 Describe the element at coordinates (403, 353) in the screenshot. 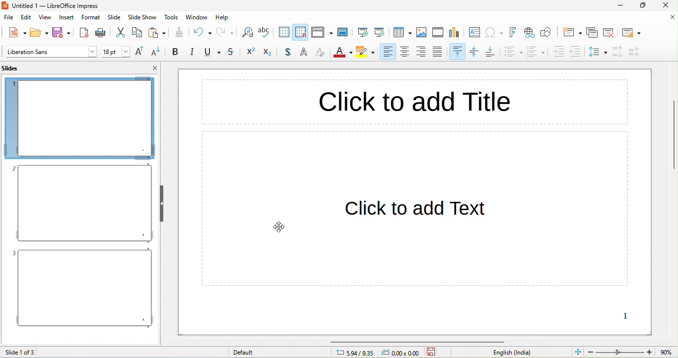

I see `0.00x0.00` at that location.